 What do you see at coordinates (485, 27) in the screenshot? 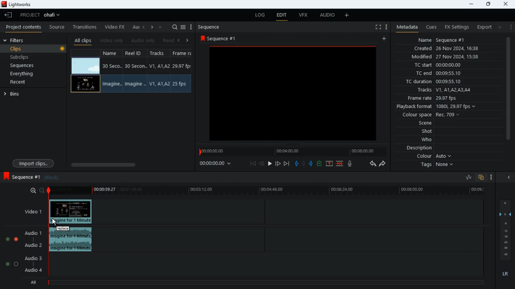
I see `export` at bounding box center [485, 27].